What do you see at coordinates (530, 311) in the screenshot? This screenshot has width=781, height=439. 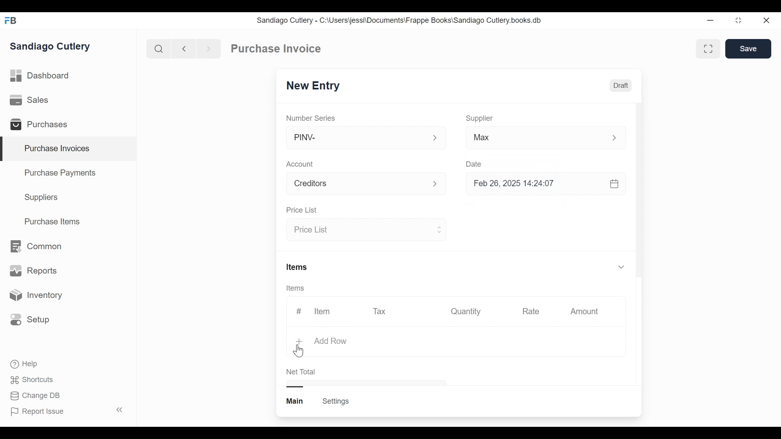 I see `Rate` at bounding box center [530, 311].